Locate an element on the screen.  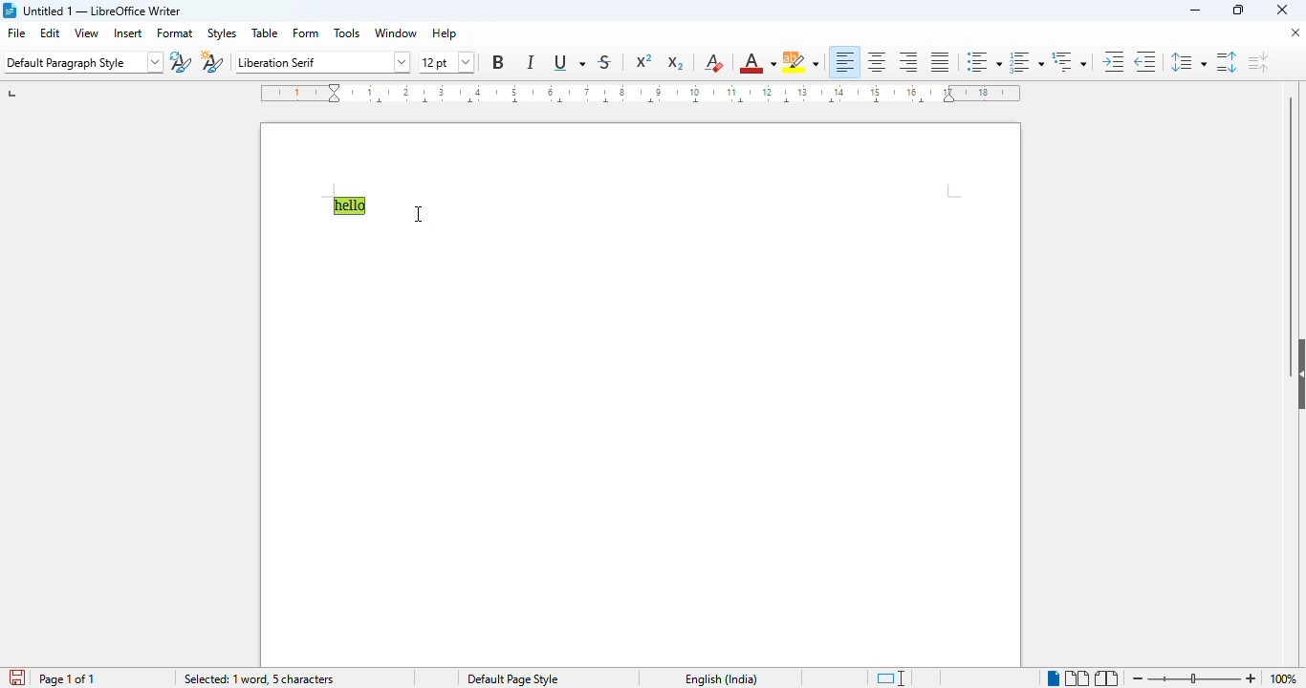
hello selected is located at coordinates (349, 205).